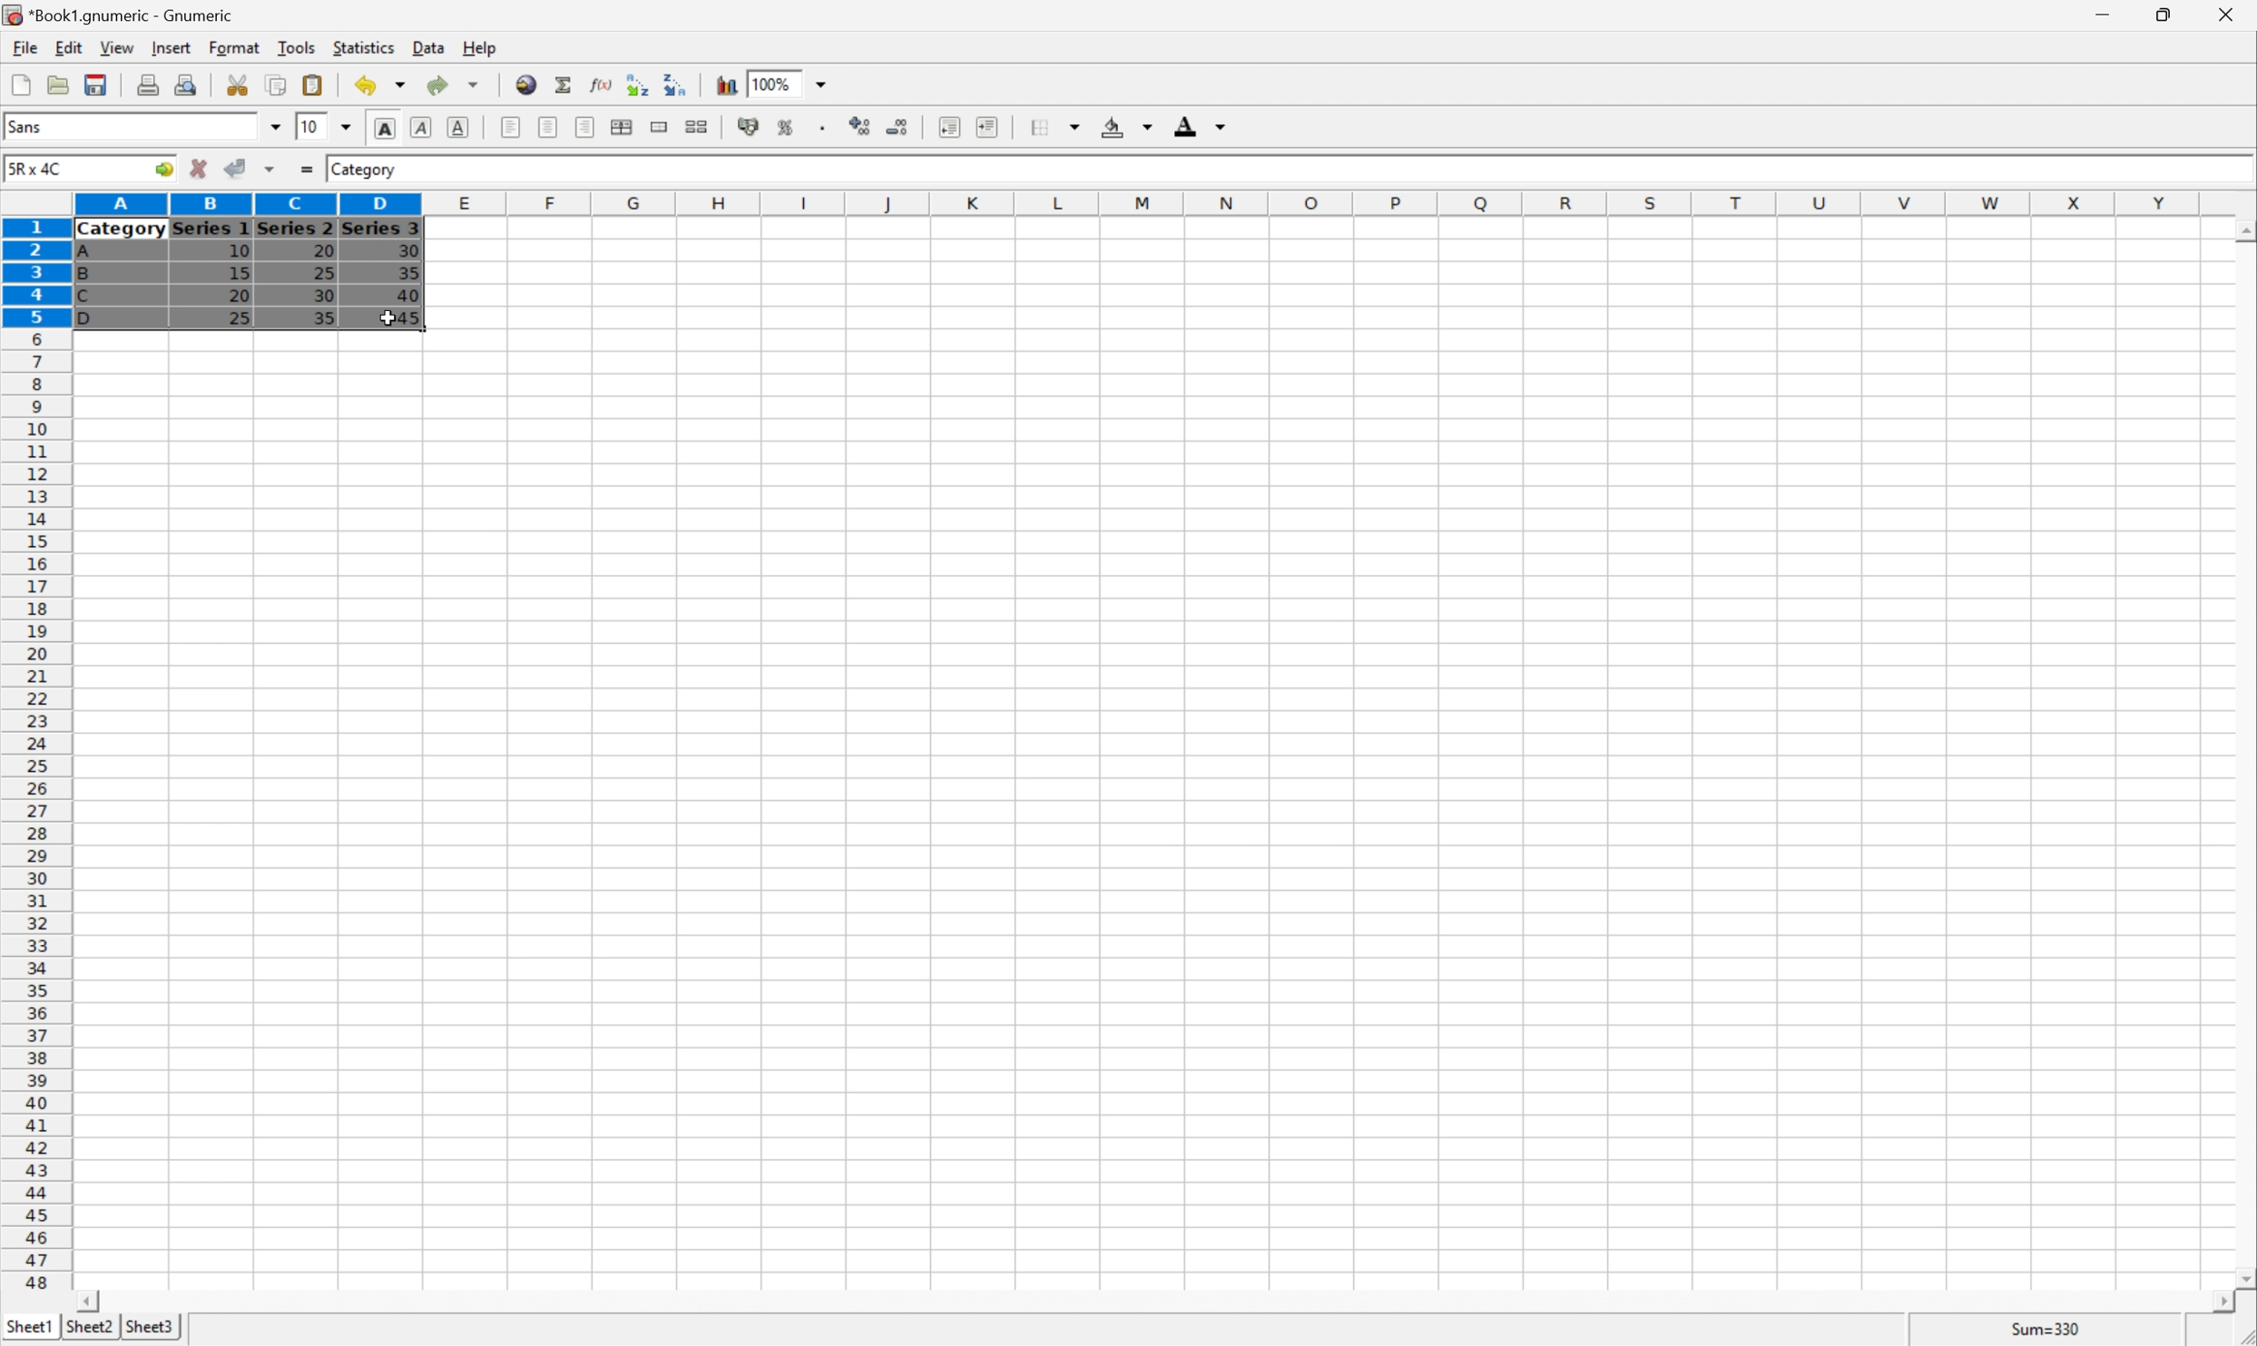  What do you see at coordinates (239, 252) in the screenshot?
I see `10` at bounding box center [239, 252].